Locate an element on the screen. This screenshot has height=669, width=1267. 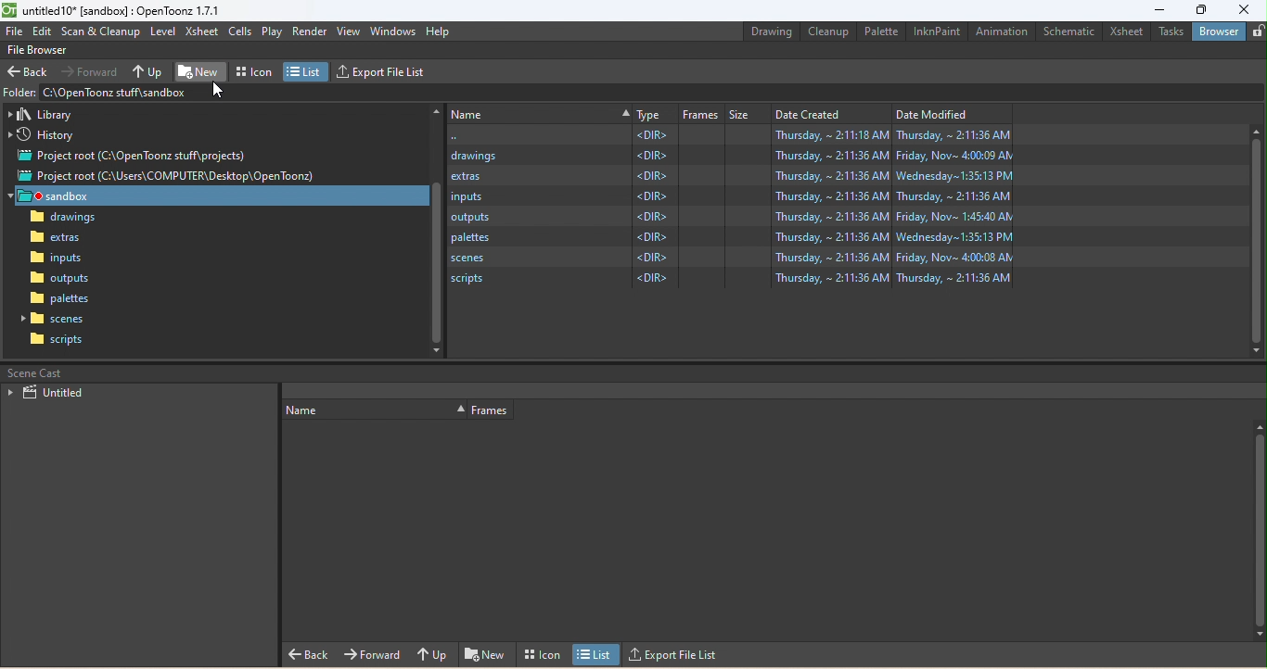
scenes is located at coordinates (730, 259).